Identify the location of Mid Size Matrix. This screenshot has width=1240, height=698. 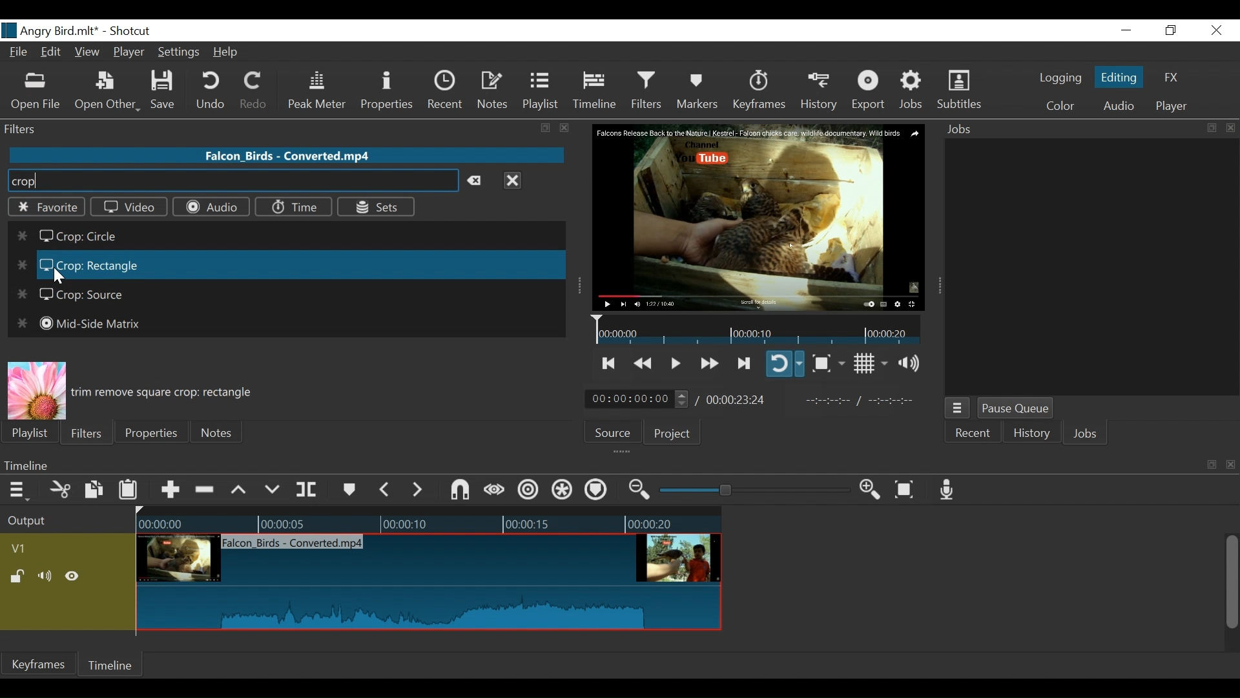
(78, 324).